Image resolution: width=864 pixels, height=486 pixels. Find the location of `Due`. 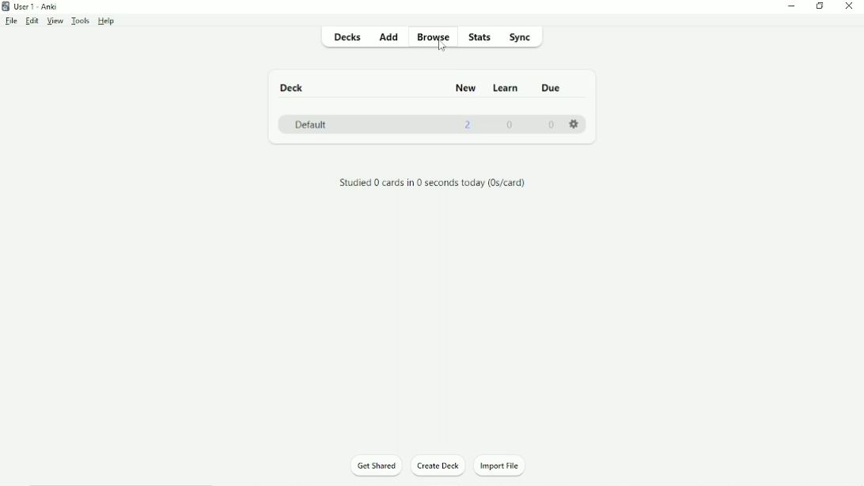

Due is located at coordinates (551, 88).